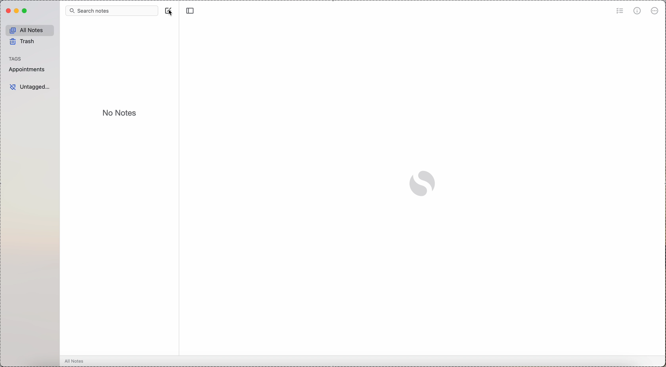 The width and height of the screenshot is (666, 367). What do you see at coordinates (7, 11) in the screenshot?
I see `close Simplenote` at bounding box center [7, 11].